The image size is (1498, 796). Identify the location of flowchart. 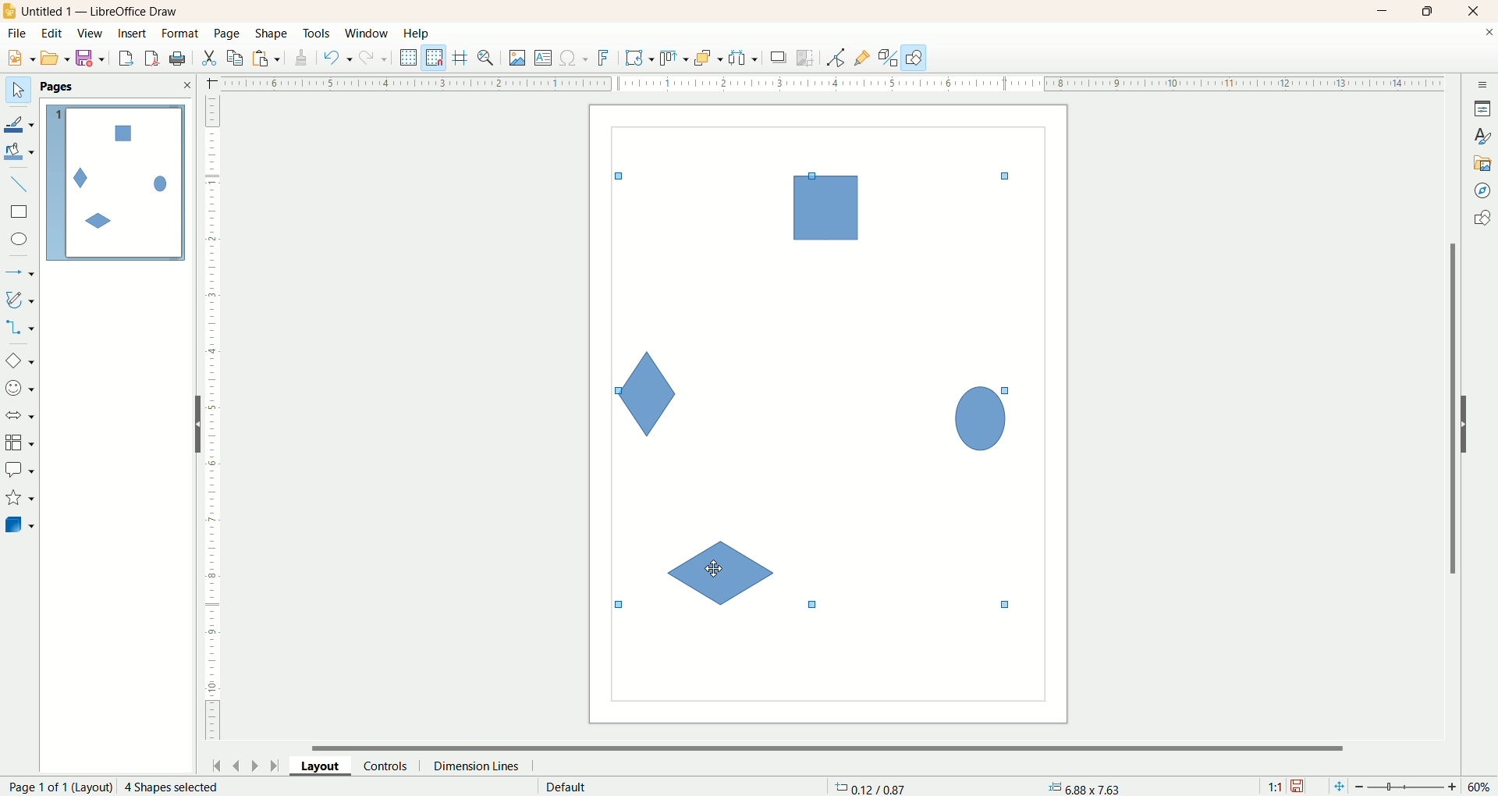
(20, 443).